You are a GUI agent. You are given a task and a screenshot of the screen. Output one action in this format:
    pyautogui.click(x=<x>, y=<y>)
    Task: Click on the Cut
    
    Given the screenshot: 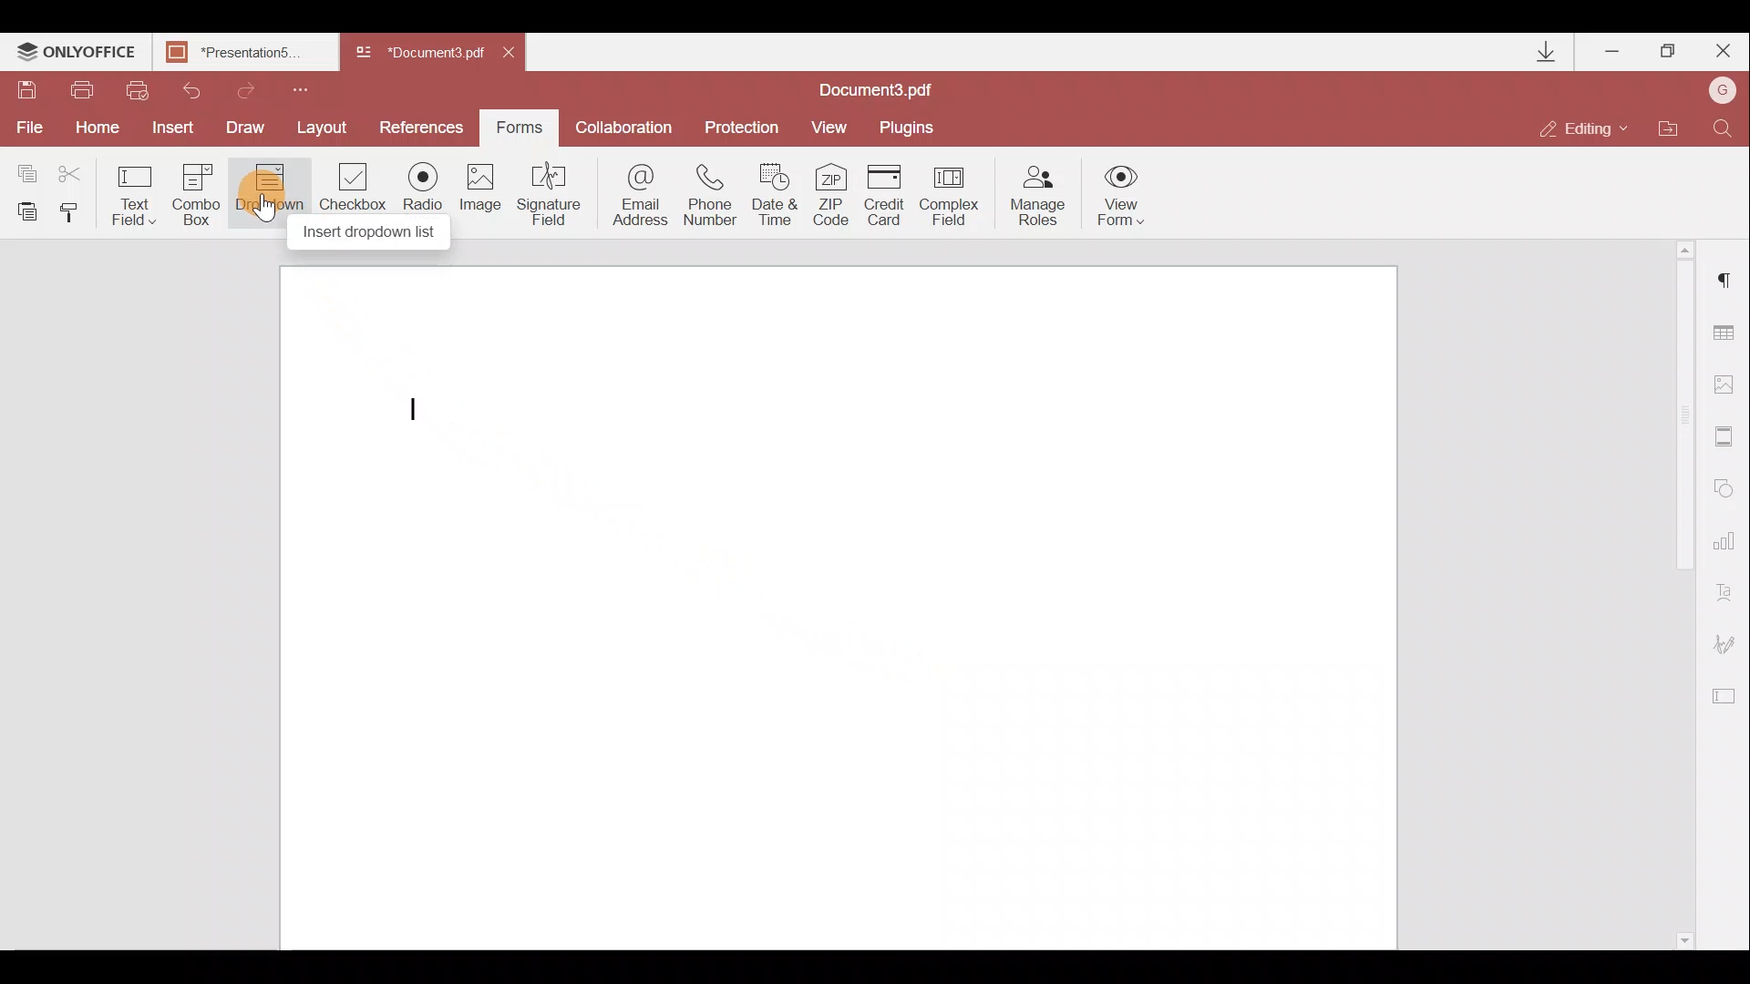 What is the action you would take?
    pyautogui.click(x=72, y=169)
    